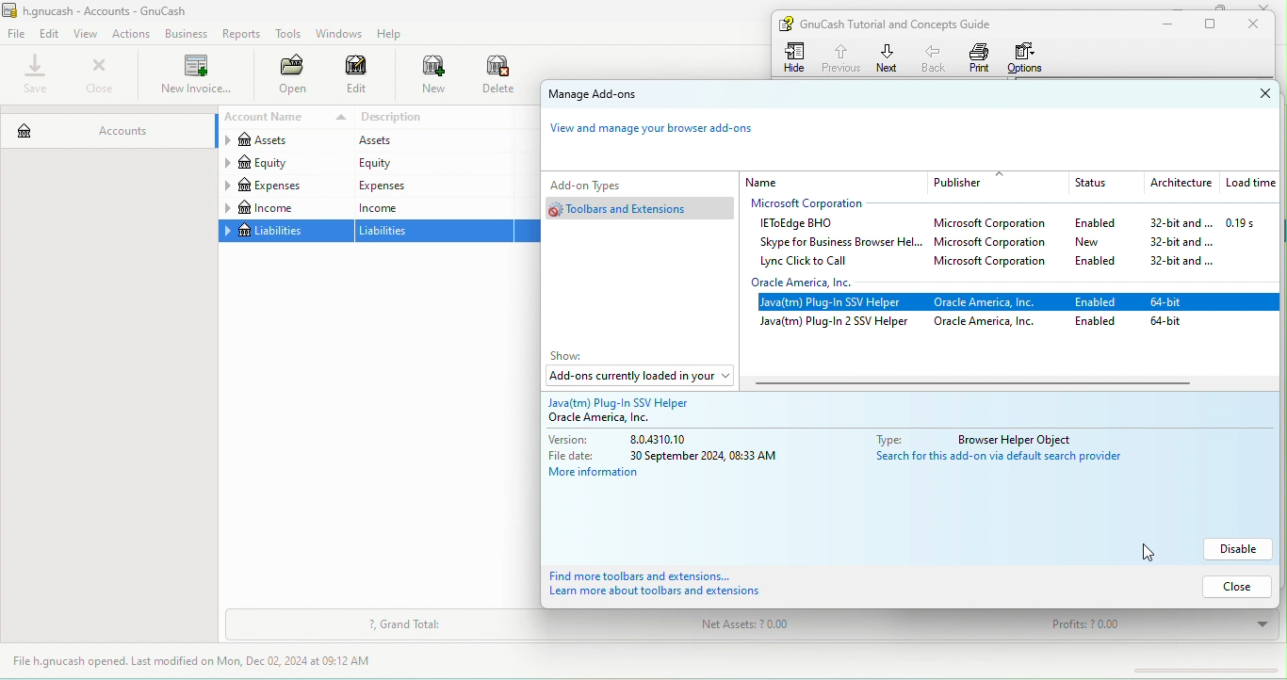  Describe the element at coordinates (573, 356) in the screenshot. I see `show` at that location.